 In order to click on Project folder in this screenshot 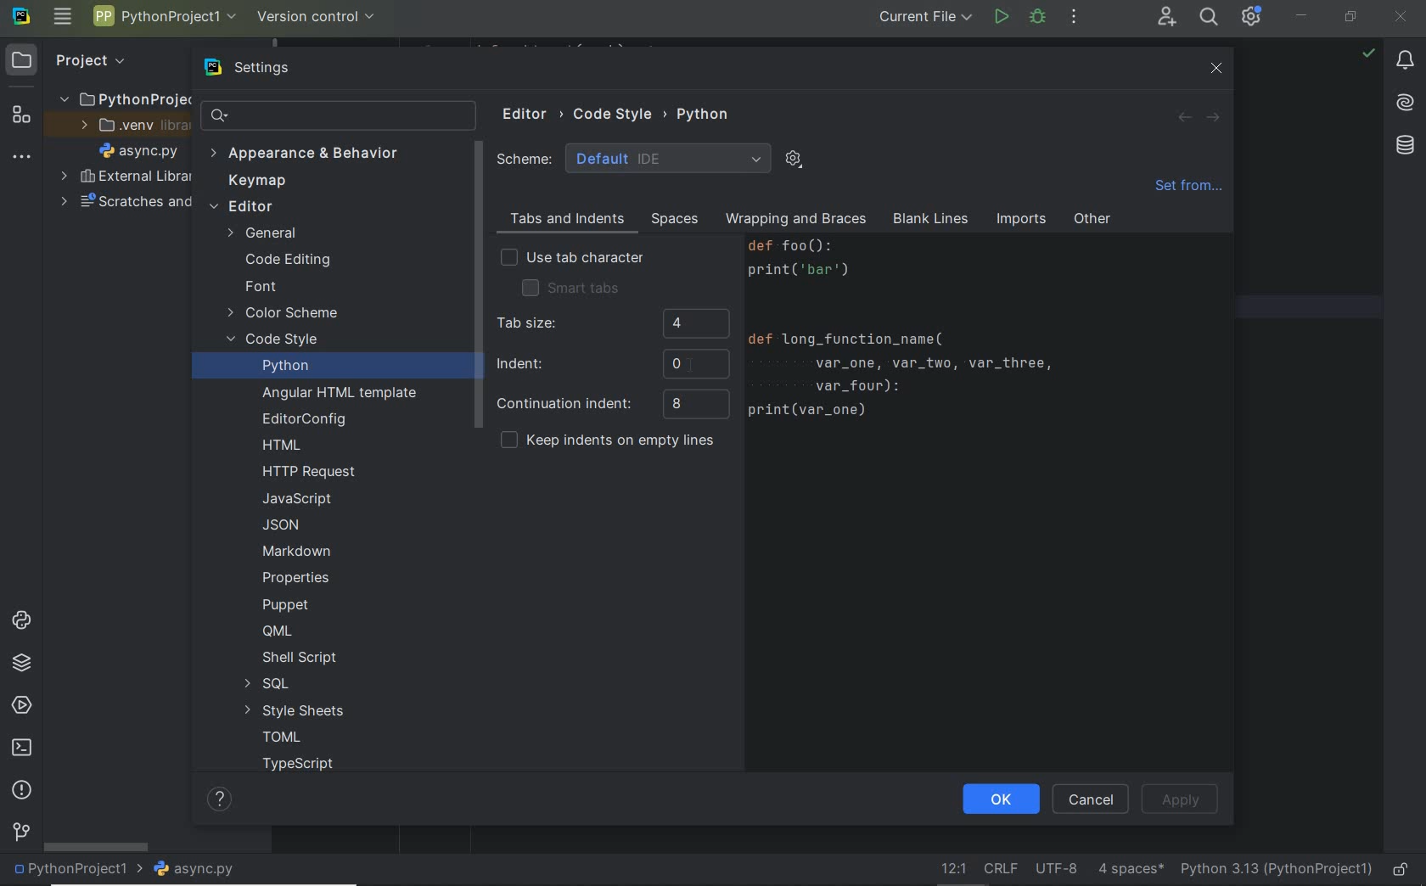, I will do `click(120, 98)`.